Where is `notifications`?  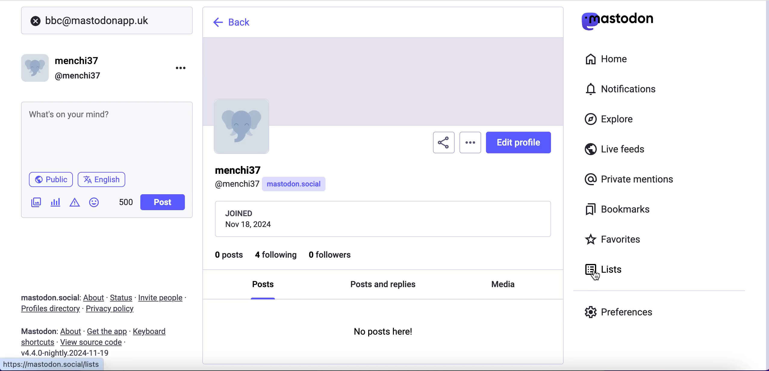 notifications is located at coordinates (618, 88).